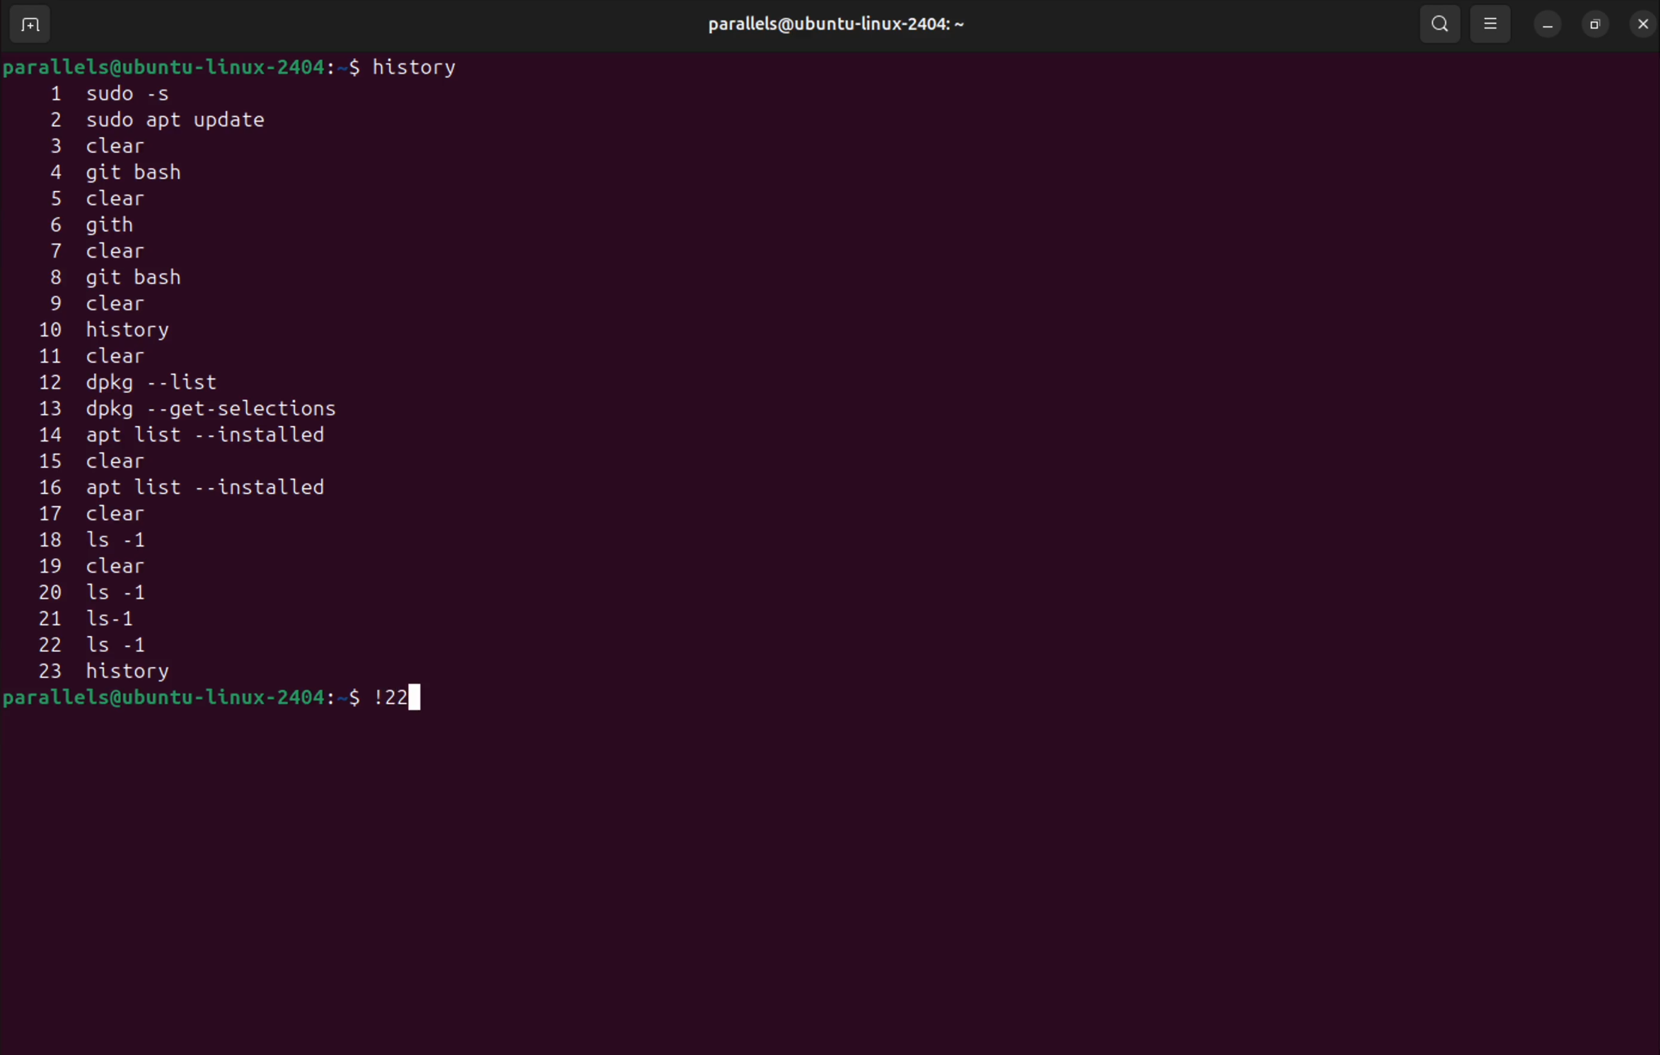 The height and width of the screenshot is (1055, 1660). I want to click on 16 apt list installed, so click(183, 489).